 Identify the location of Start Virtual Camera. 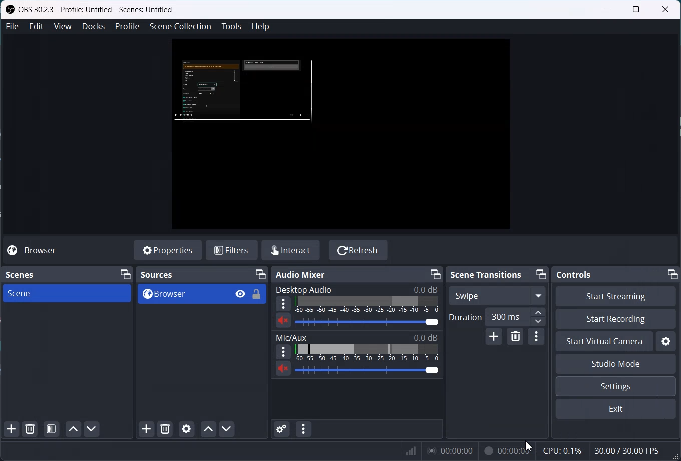
(604, 341).